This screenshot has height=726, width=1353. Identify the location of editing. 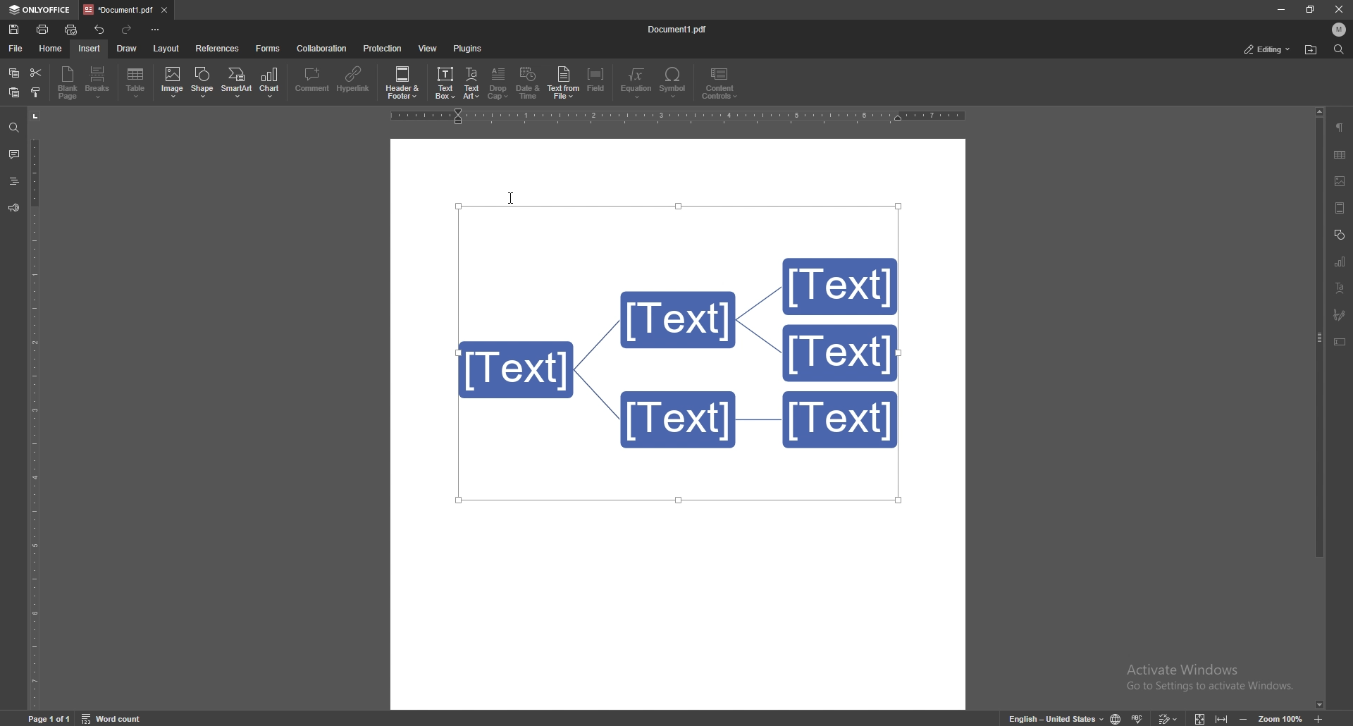
(1268, 49).